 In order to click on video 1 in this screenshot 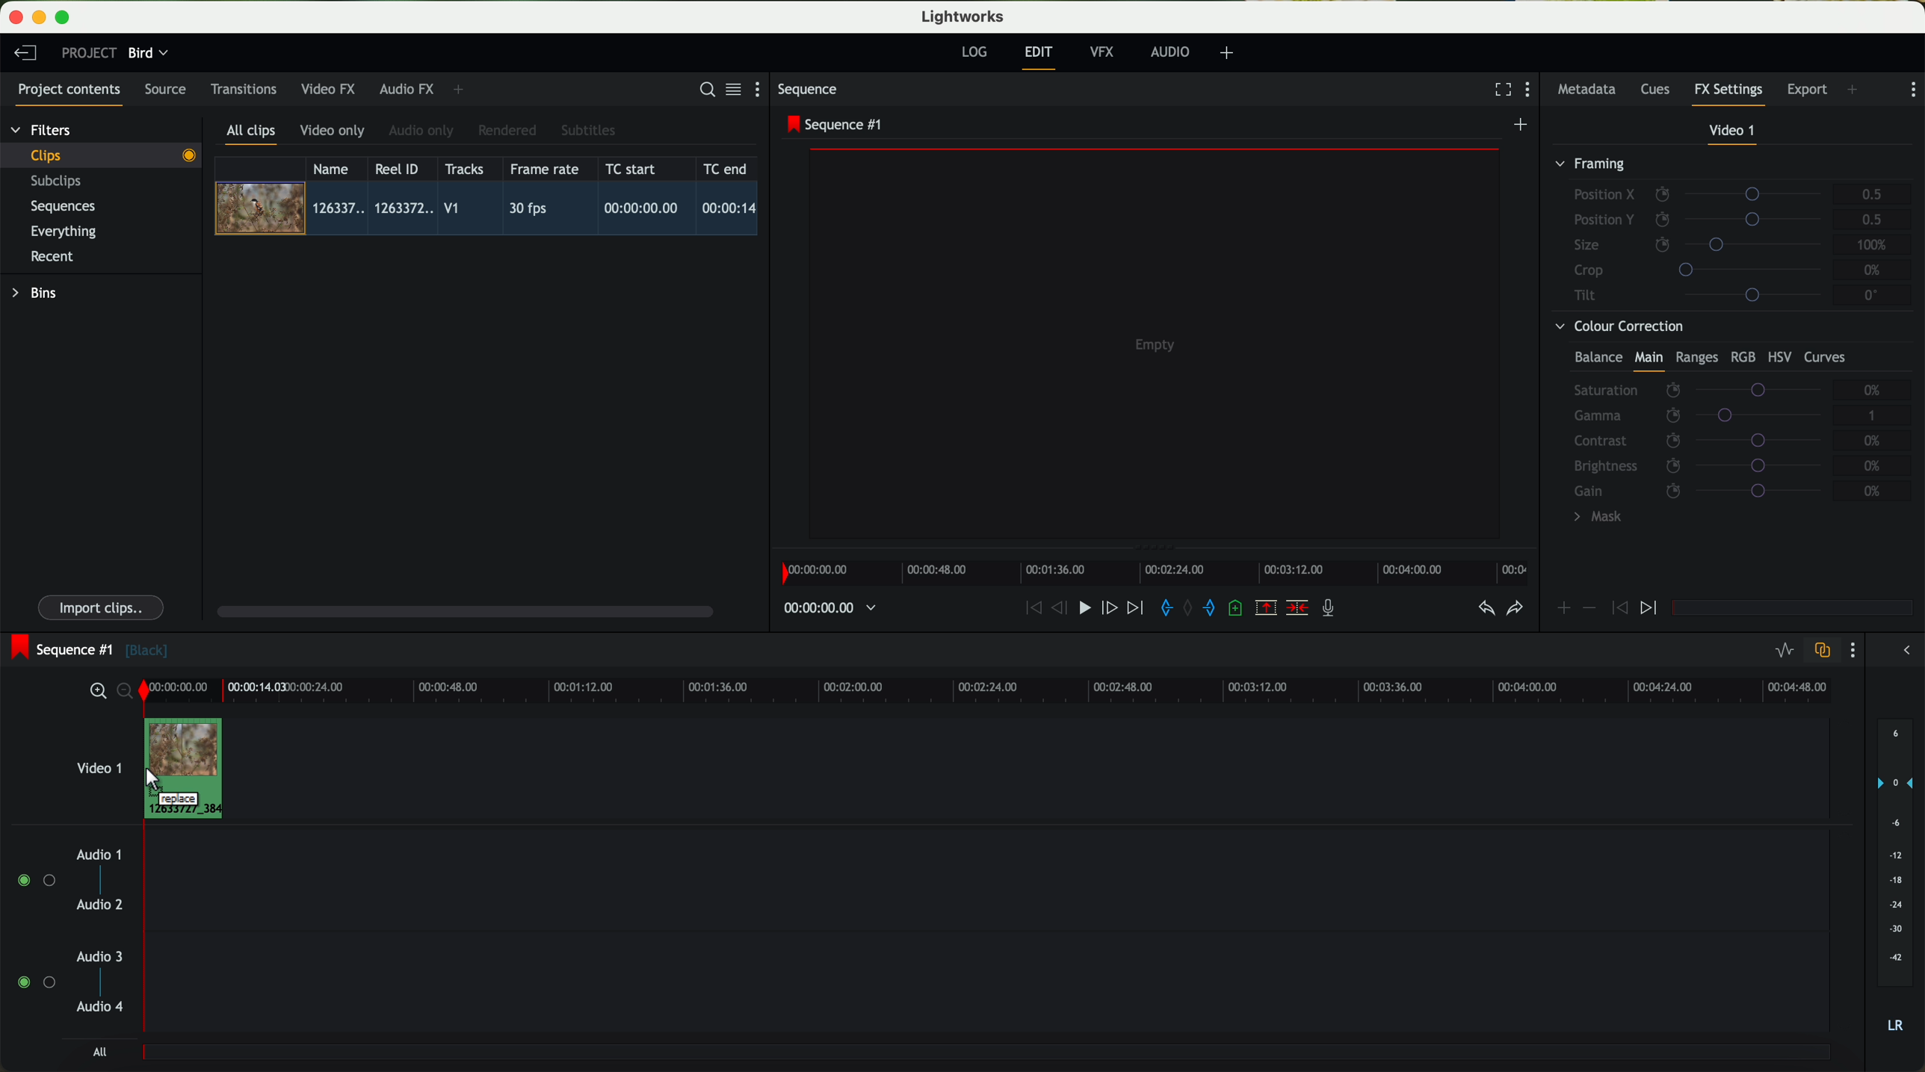, I will do `click(96, 767)`.